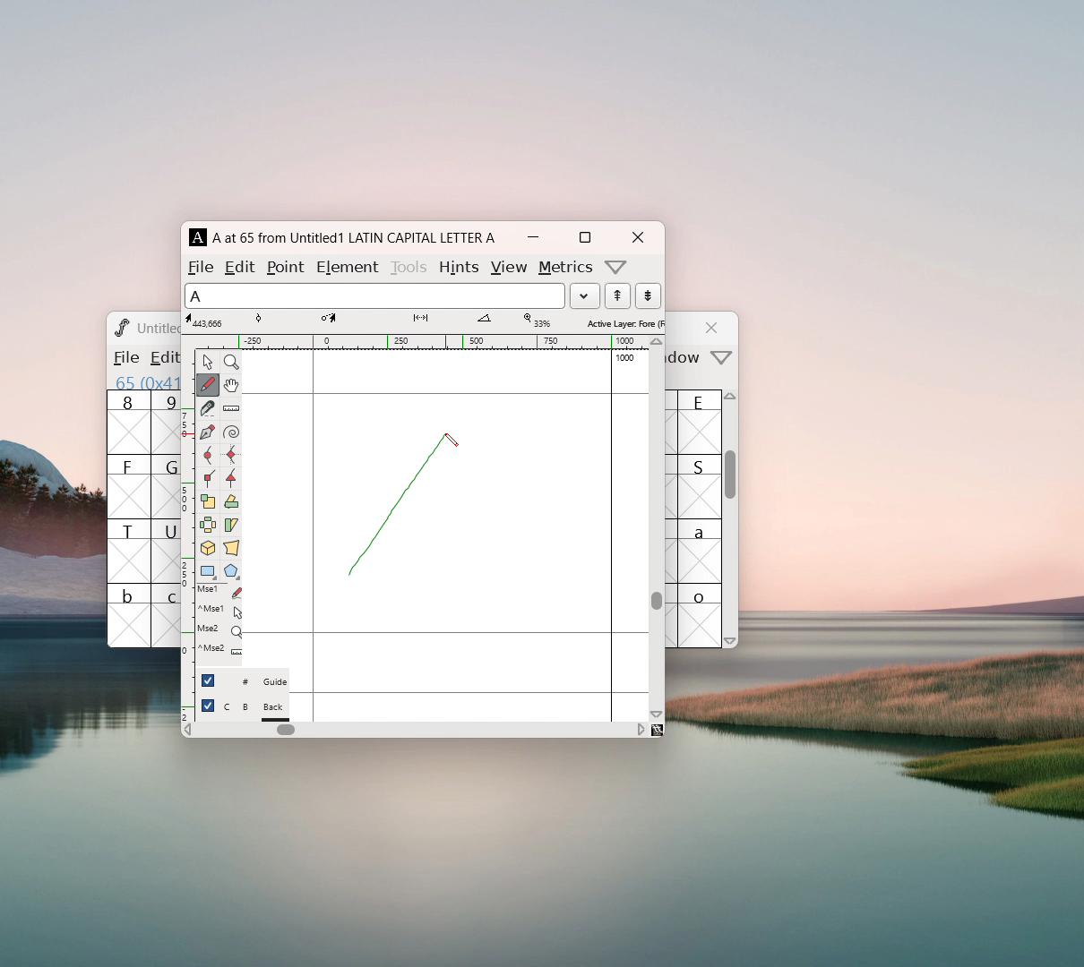  Describe the element at coordinates (231, 432) in the screenshot. I see `toggle spiro` at that location.